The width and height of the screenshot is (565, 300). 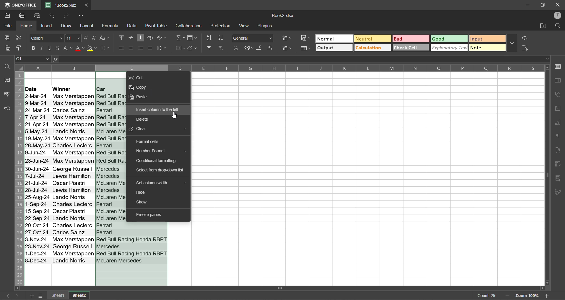 I want to click on sheet2, so click(x=79, y=296).